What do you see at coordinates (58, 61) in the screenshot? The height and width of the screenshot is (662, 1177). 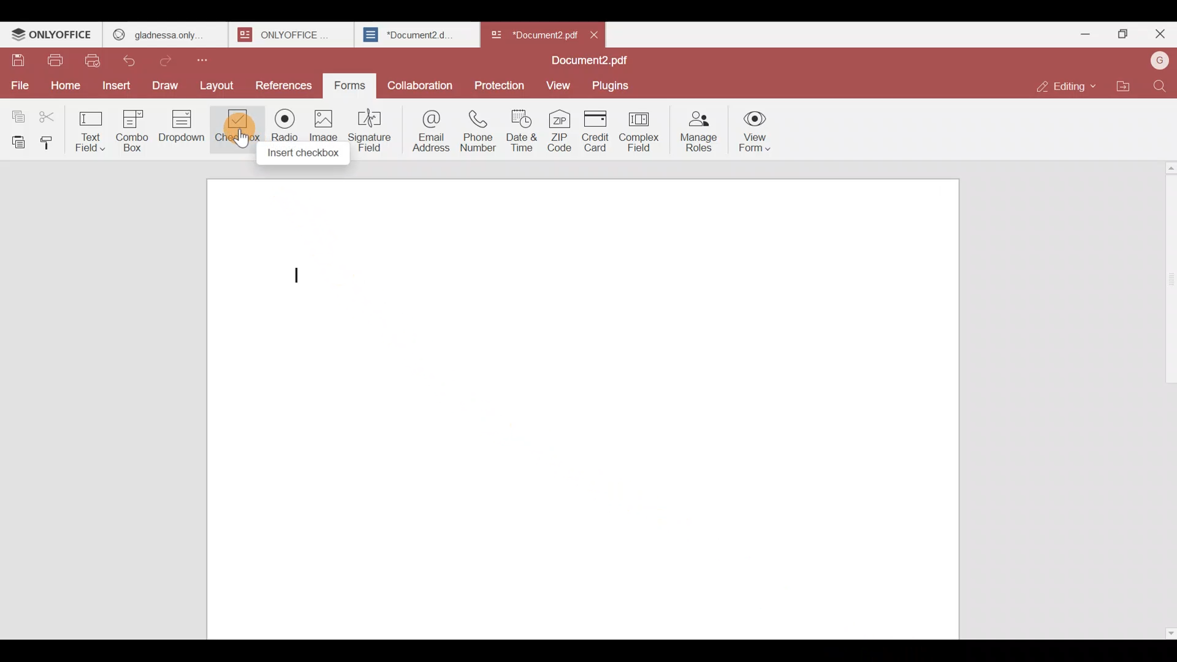 I see `Print file` at bounding box center [58, 61].